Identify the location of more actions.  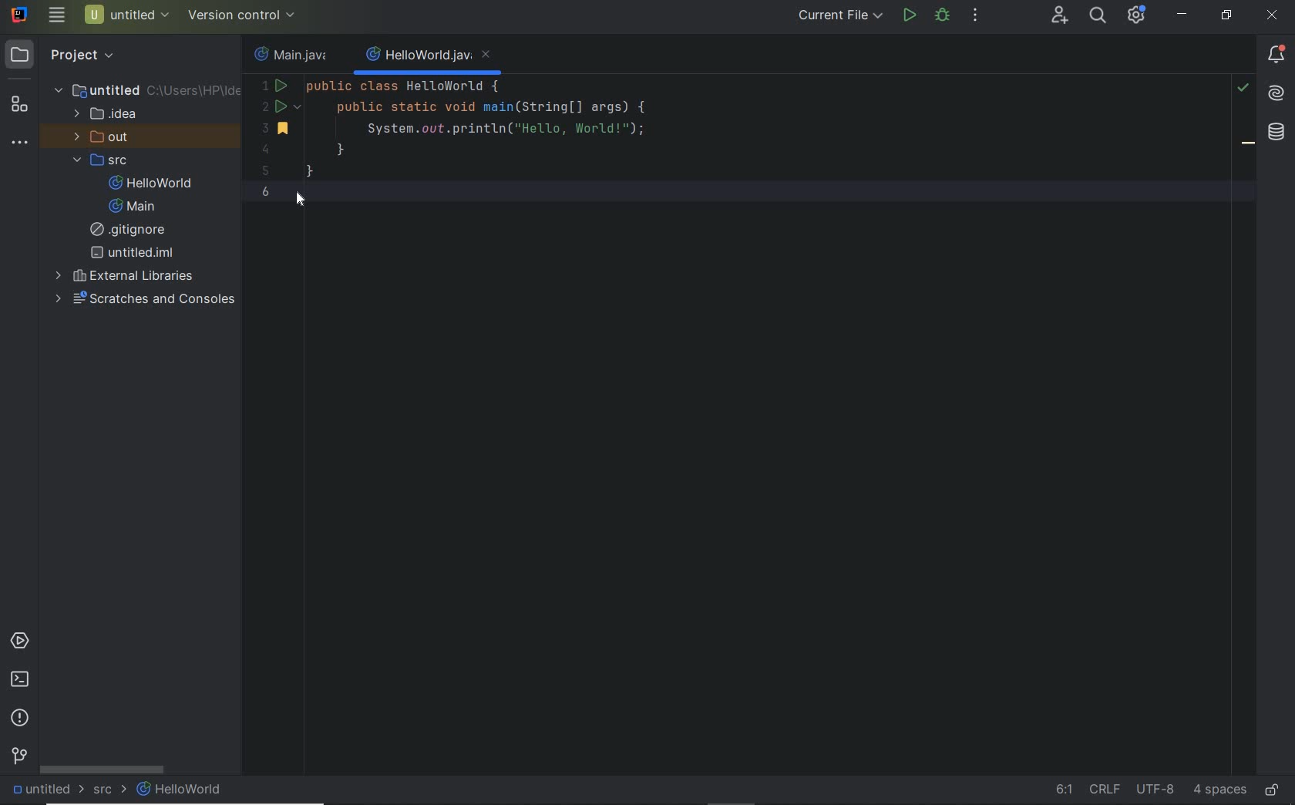
(977, 15).